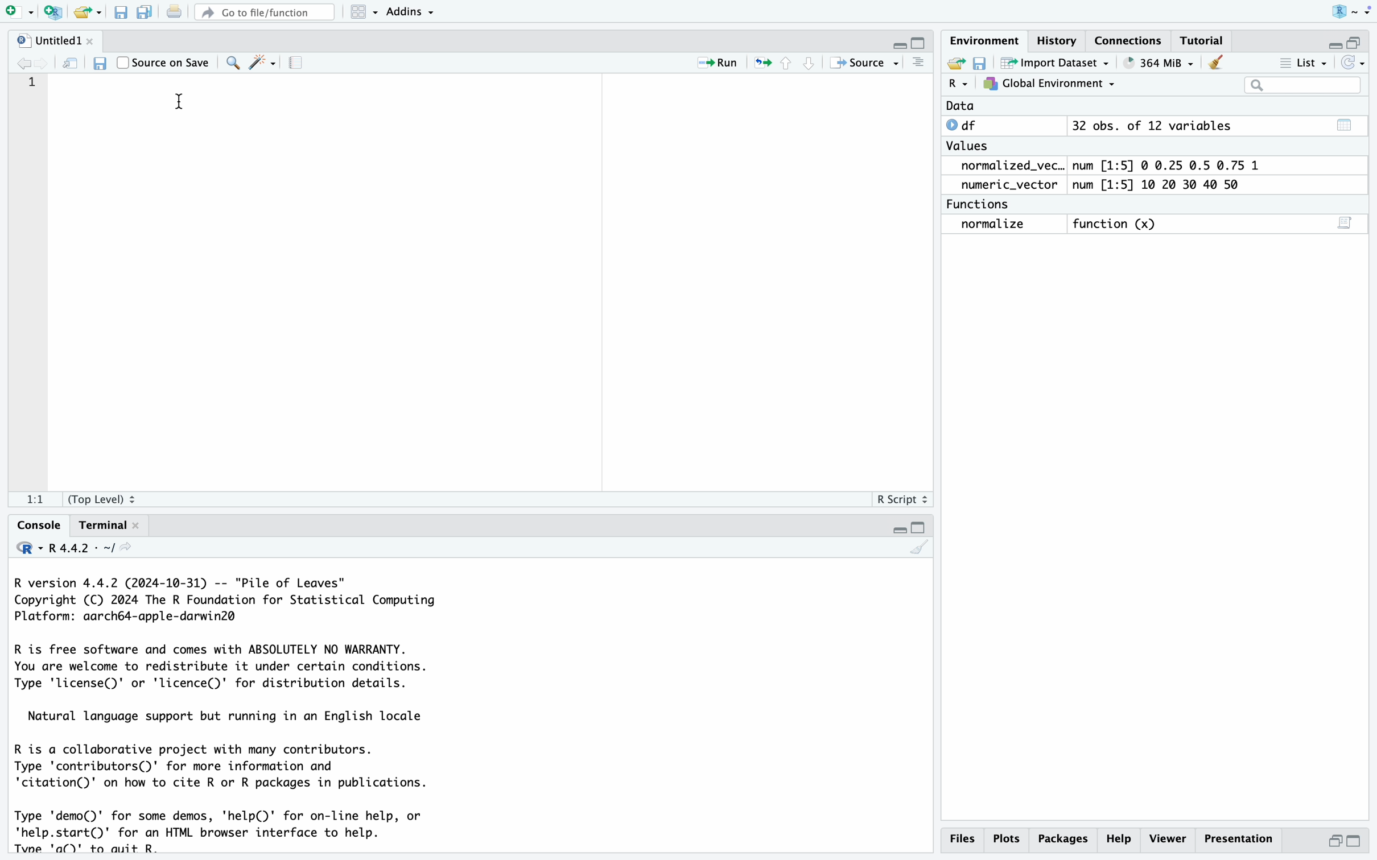  Describe the element at coordinates (1354, 63) in the screenshot. I see `Refresh` at that location.